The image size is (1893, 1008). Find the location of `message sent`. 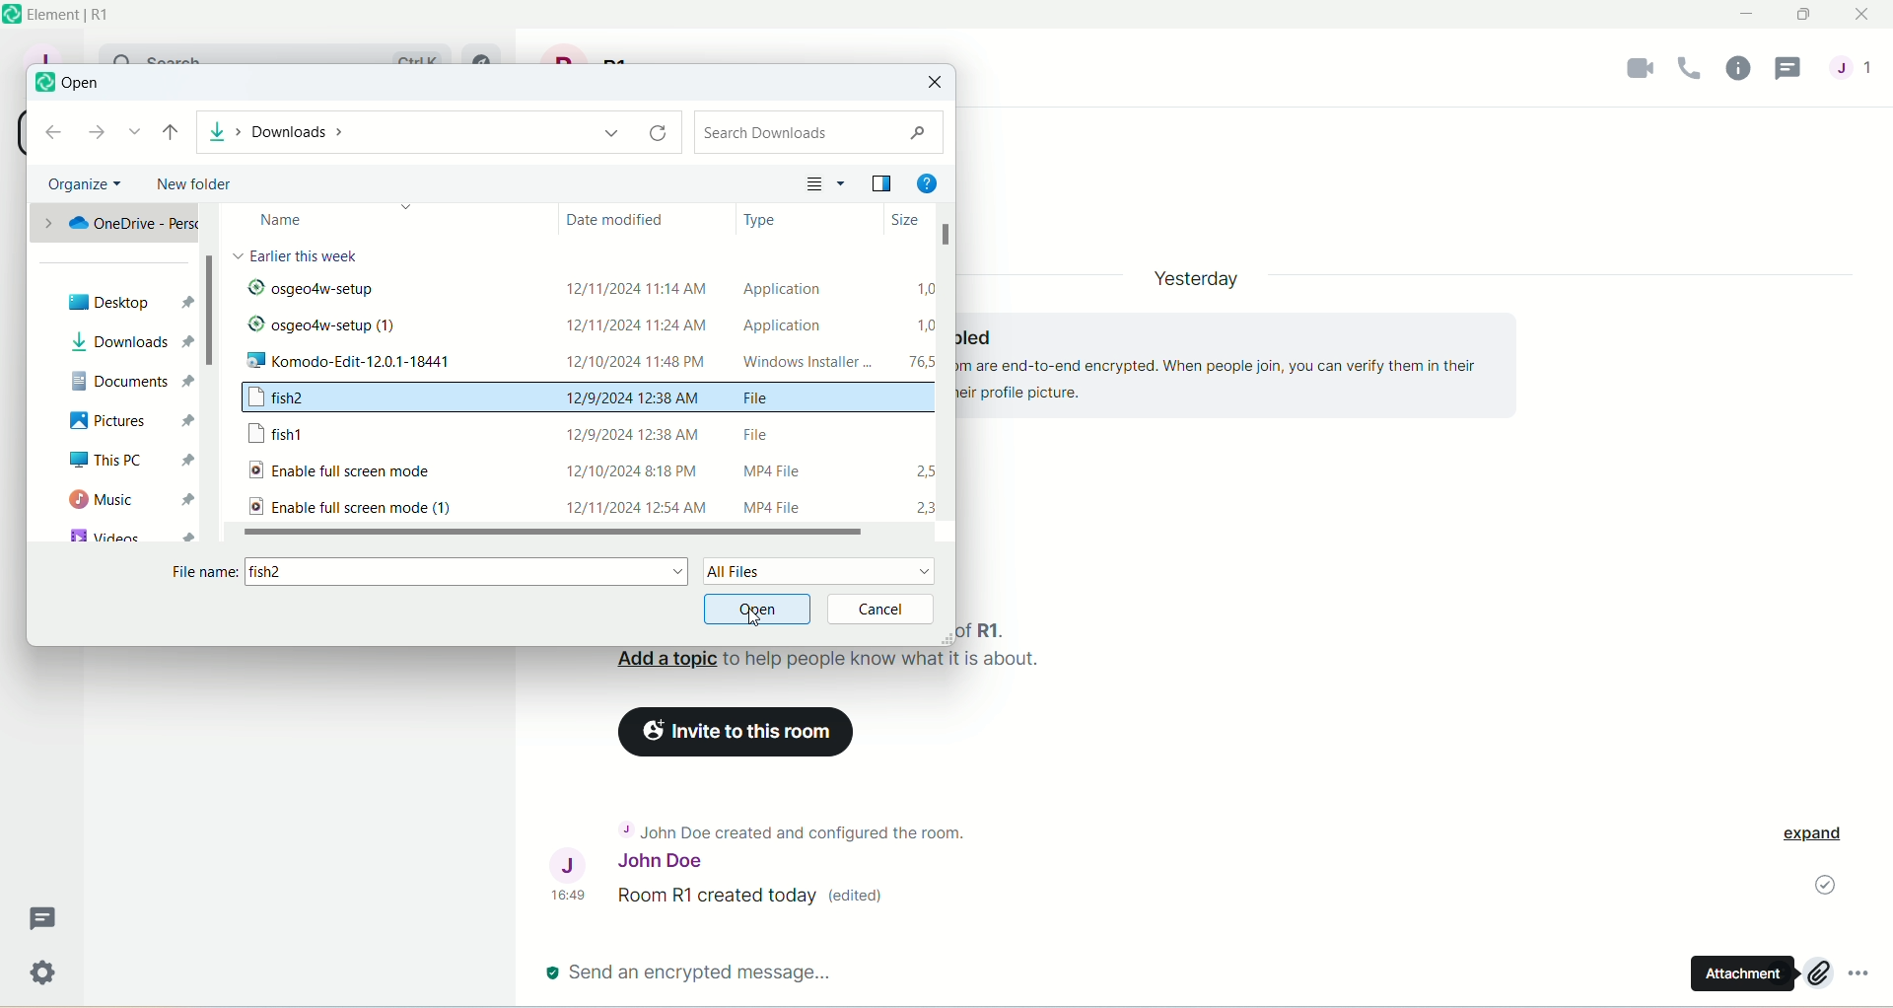

message sent is located at coordinates (1821, 887).